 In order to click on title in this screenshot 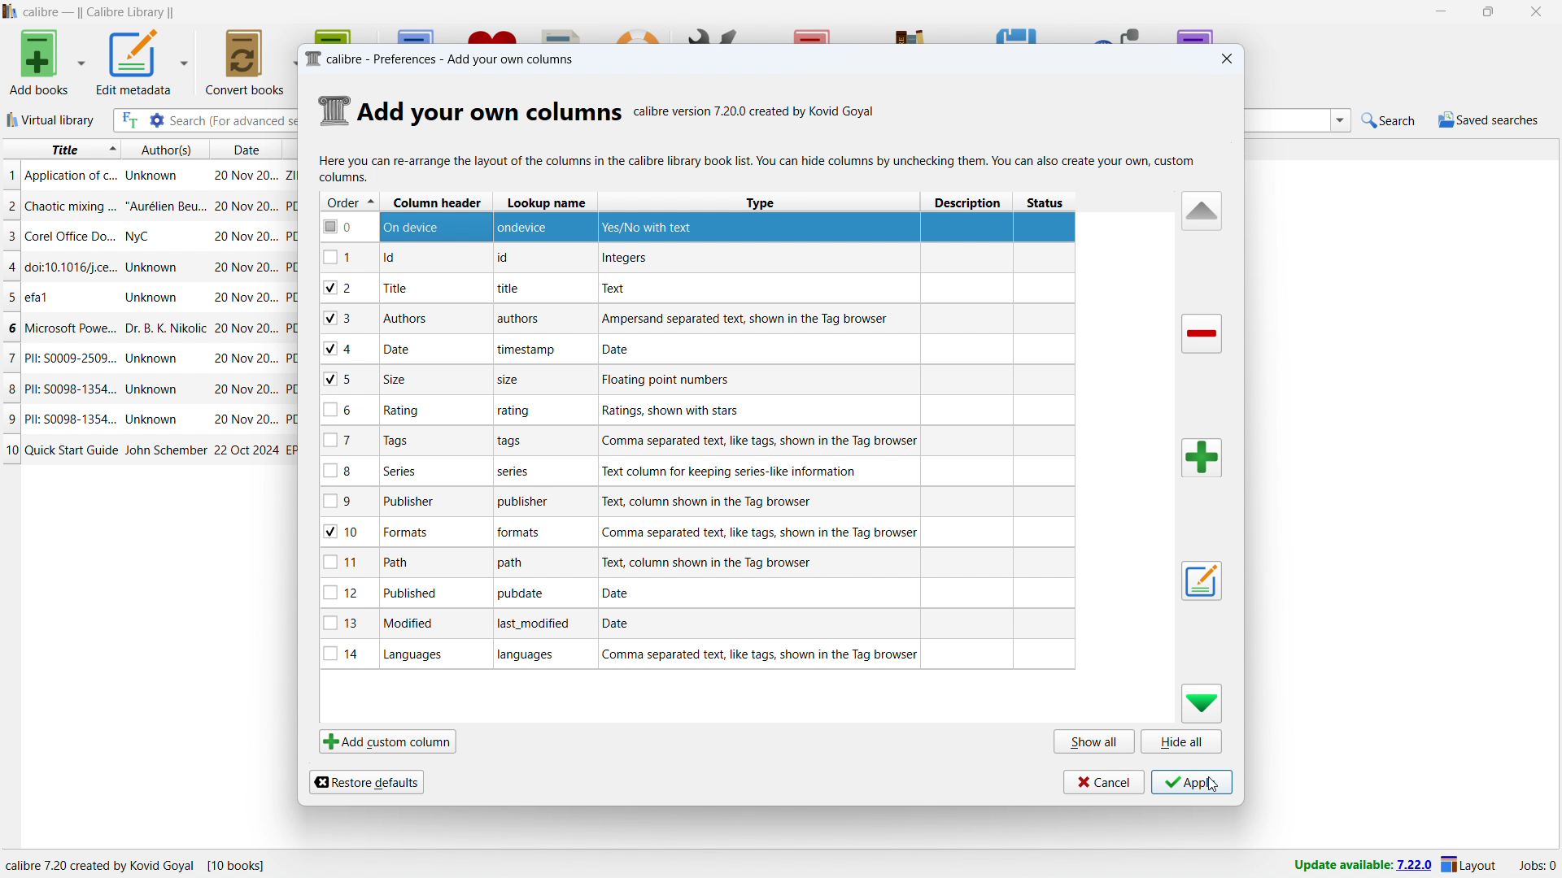, I will do `click(71, 329)`.